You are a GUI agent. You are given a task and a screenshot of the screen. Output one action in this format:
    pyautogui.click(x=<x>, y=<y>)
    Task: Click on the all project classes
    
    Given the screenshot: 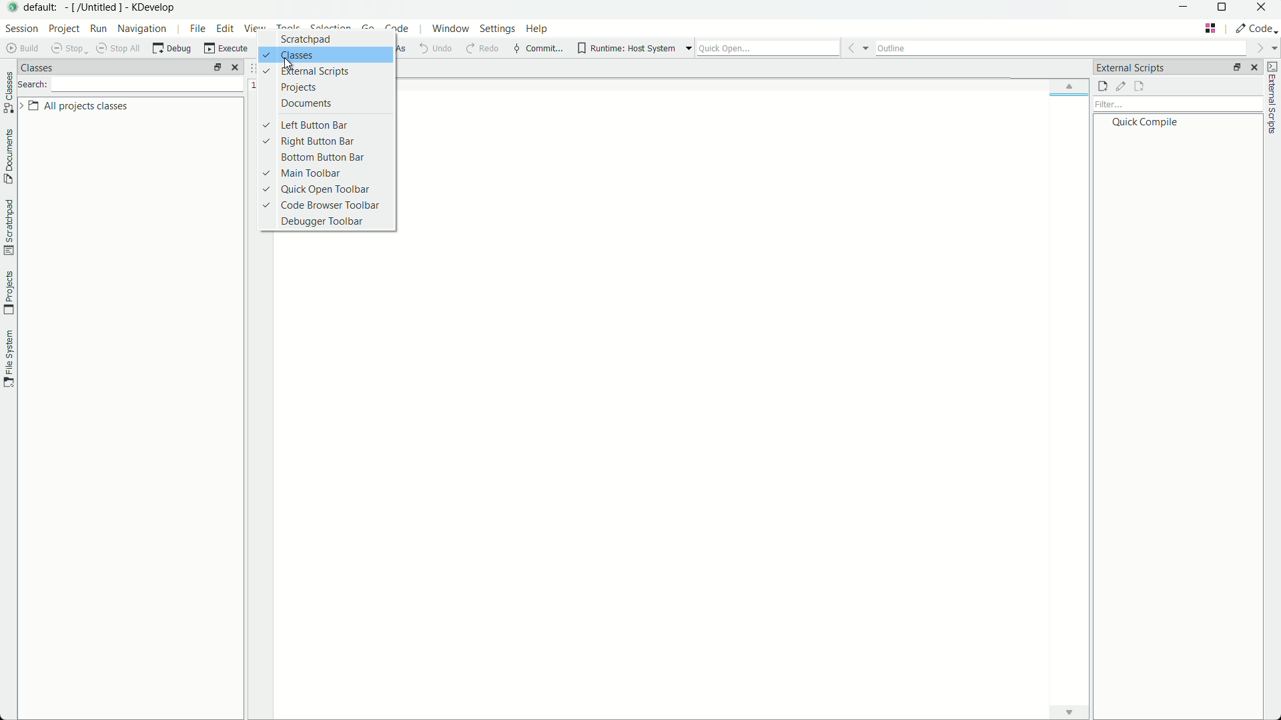 What is the action you would take?
    pyautogui.click(x=77, y=105)
    